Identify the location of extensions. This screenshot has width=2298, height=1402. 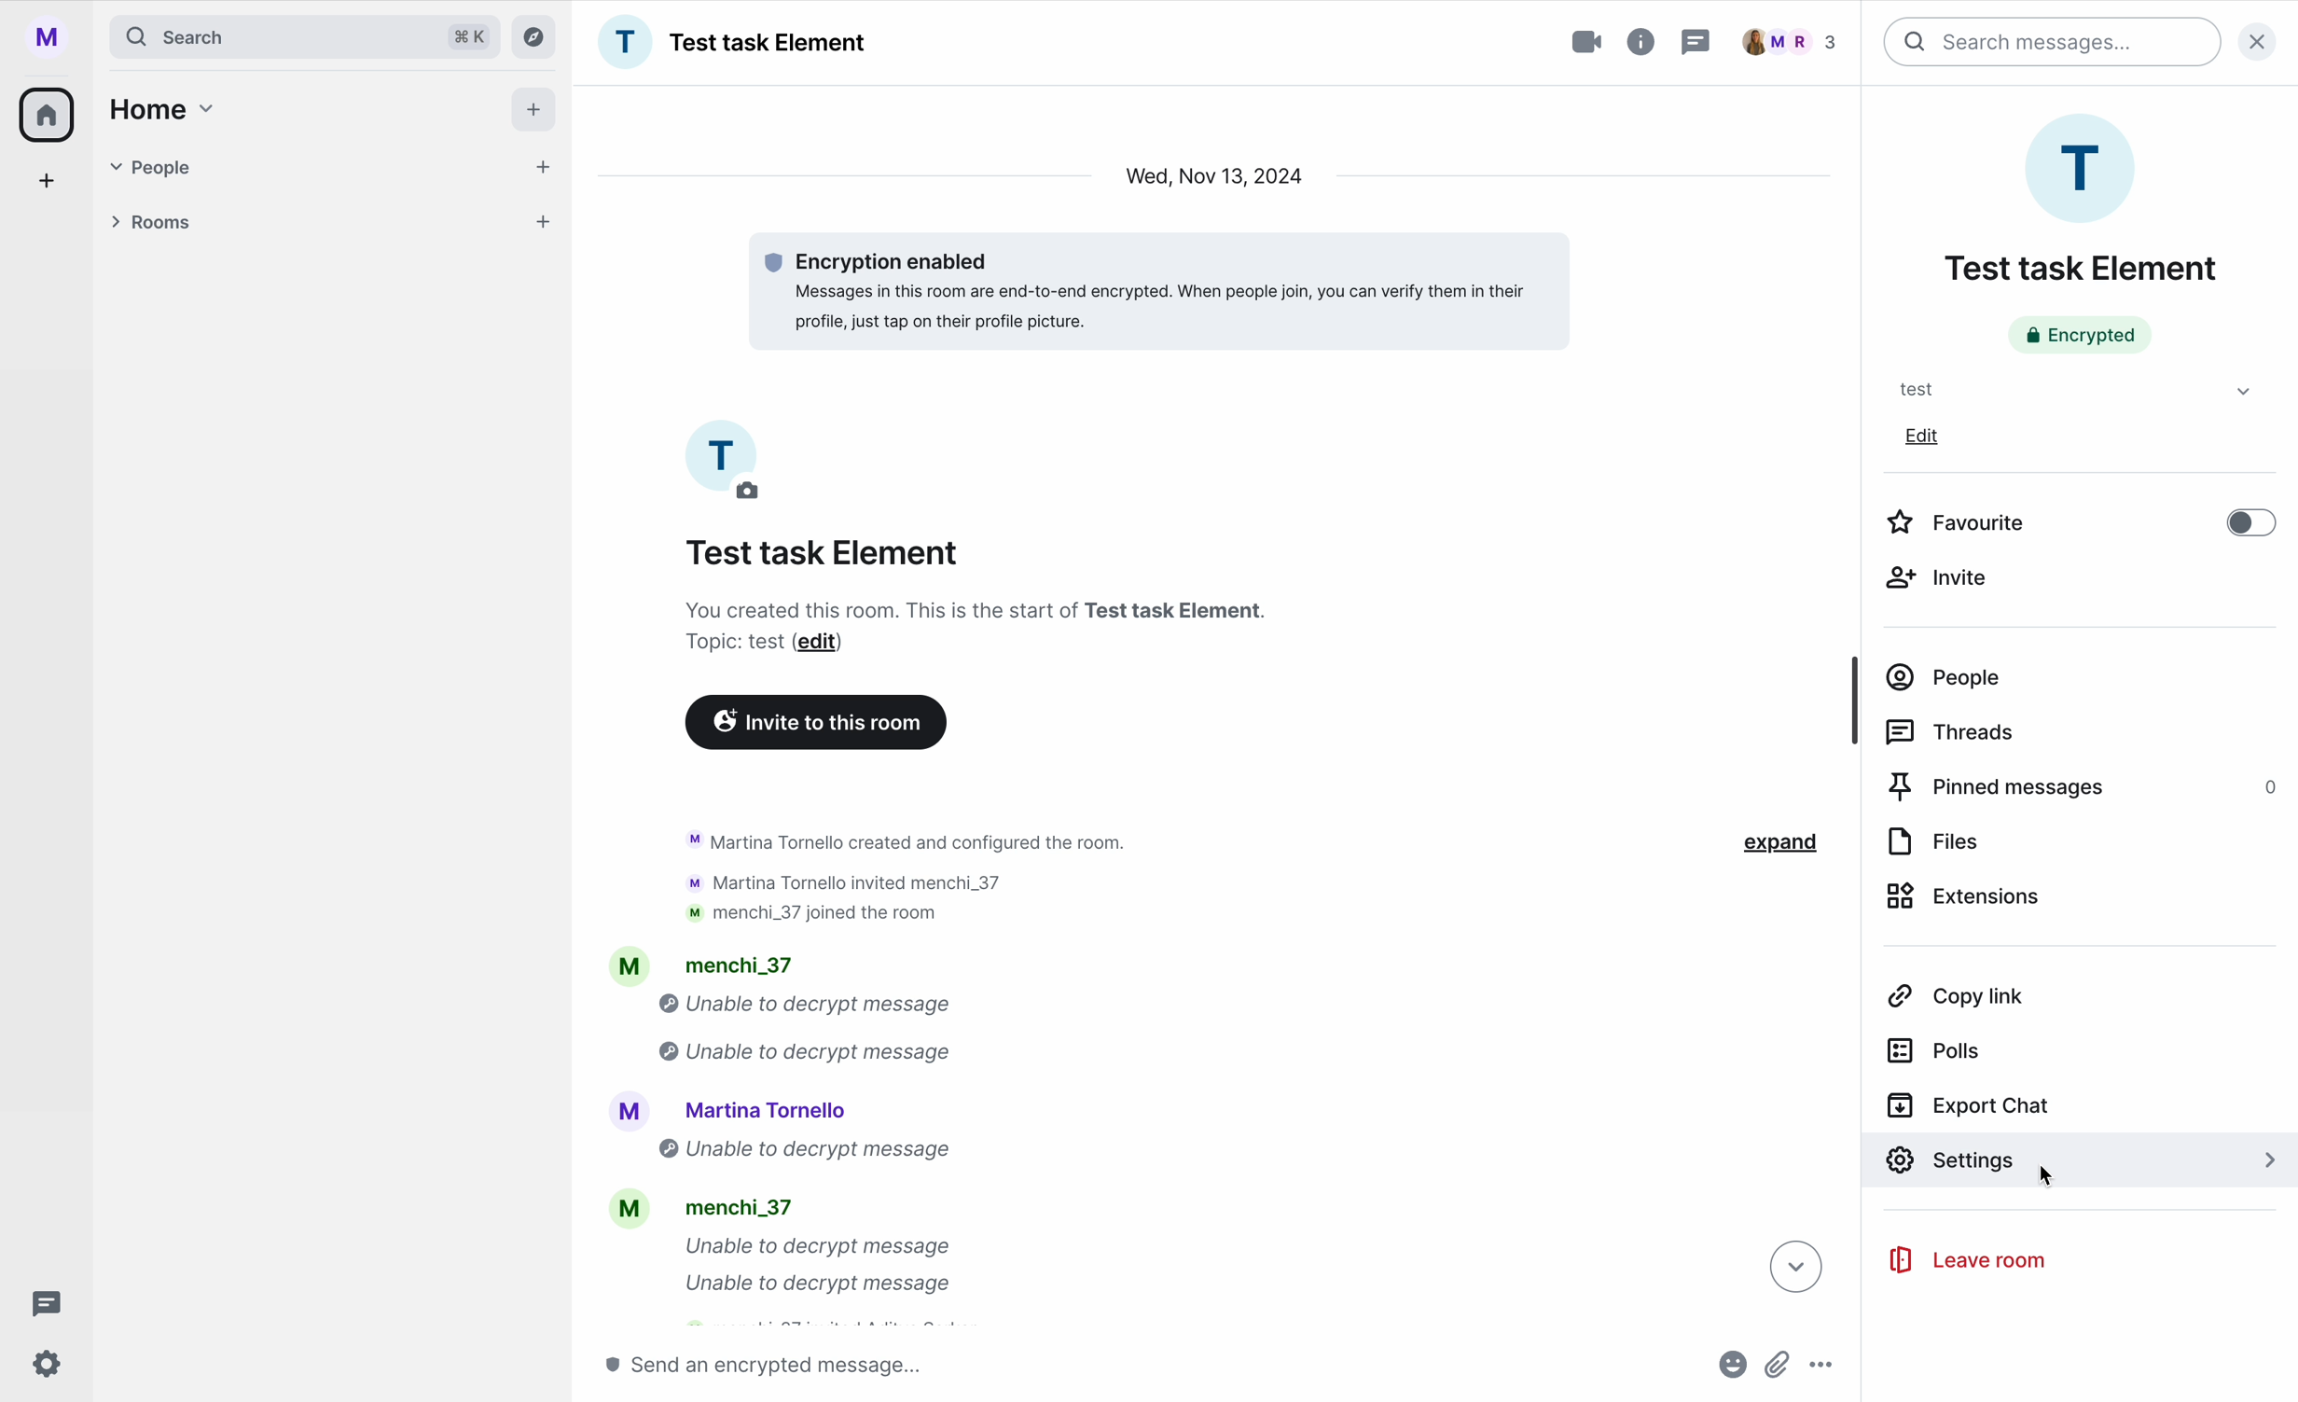
(1968, 900).